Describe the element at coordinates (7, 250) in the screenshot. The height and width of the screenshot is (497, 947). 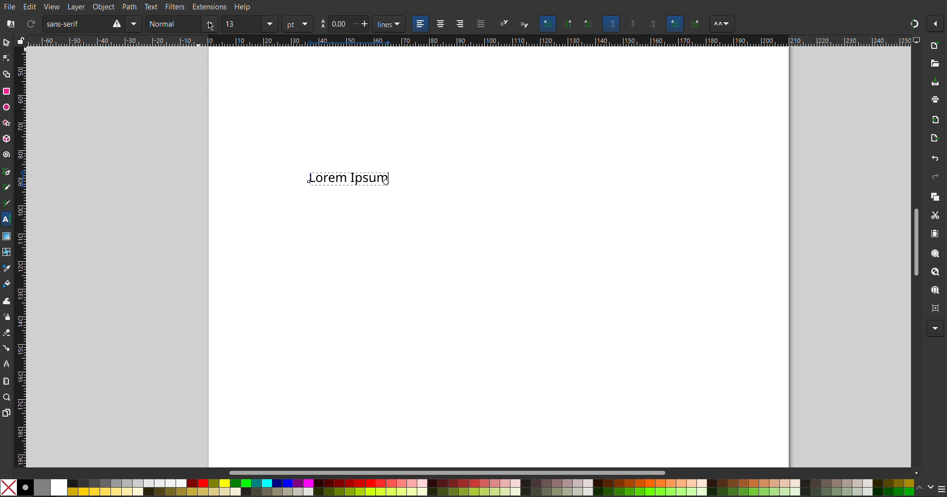
I see `Mesh Tool` at that location.